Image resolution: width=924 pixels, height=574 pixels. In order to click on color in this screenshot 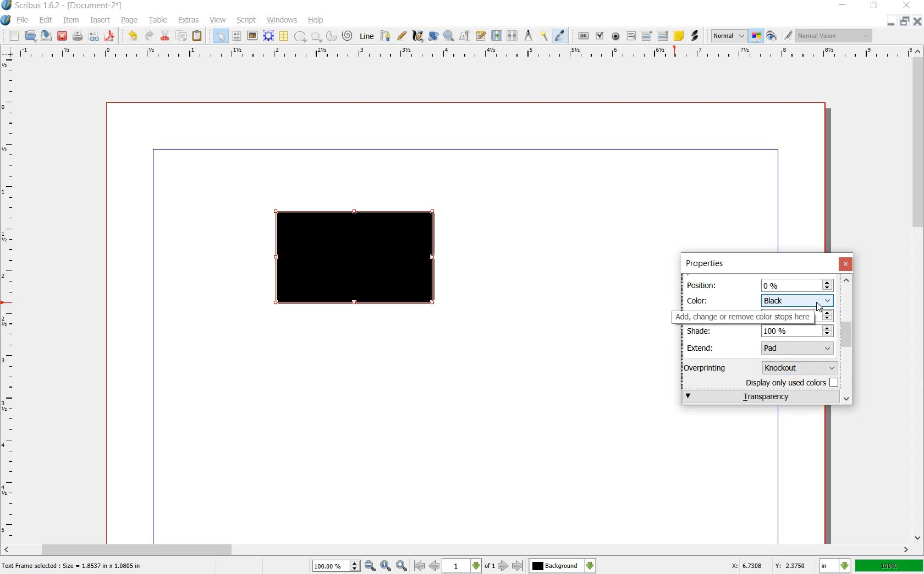, I will do `click(702, 300)`.